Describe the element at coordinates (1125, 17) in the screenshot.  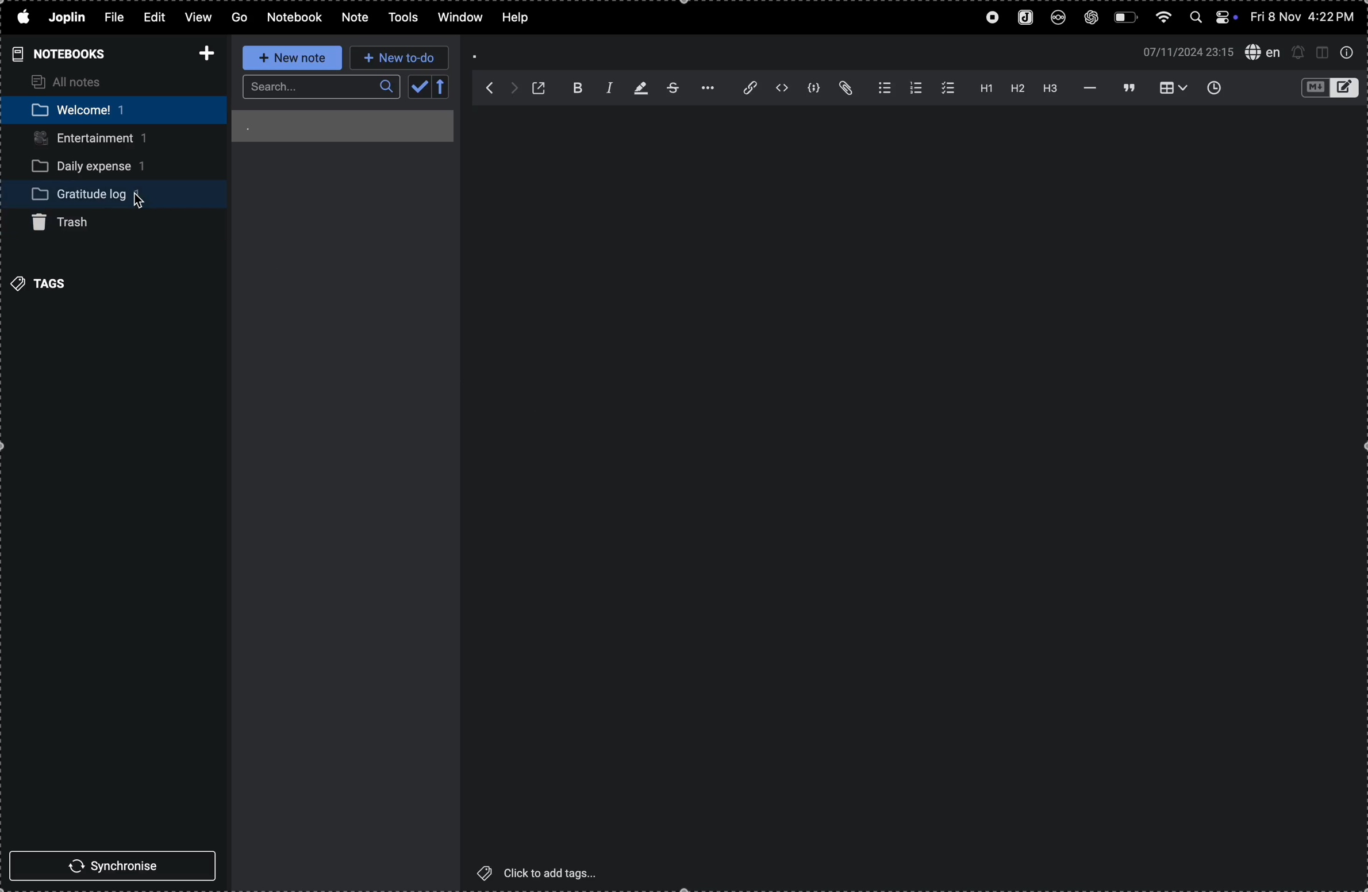
I see `battery` at that location.